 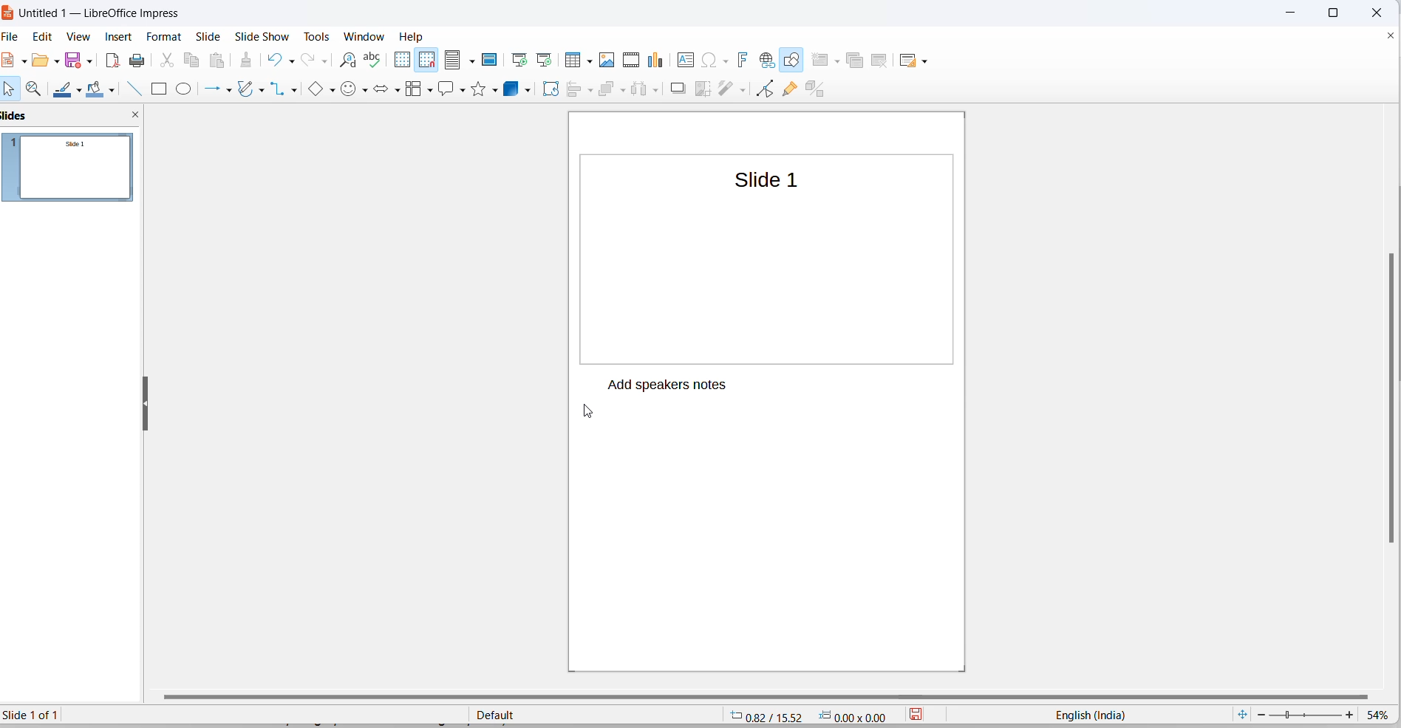 What do you see at coordinates (210, 36) in the screenshot?
I see `slide` at bounding box center [210, 36].